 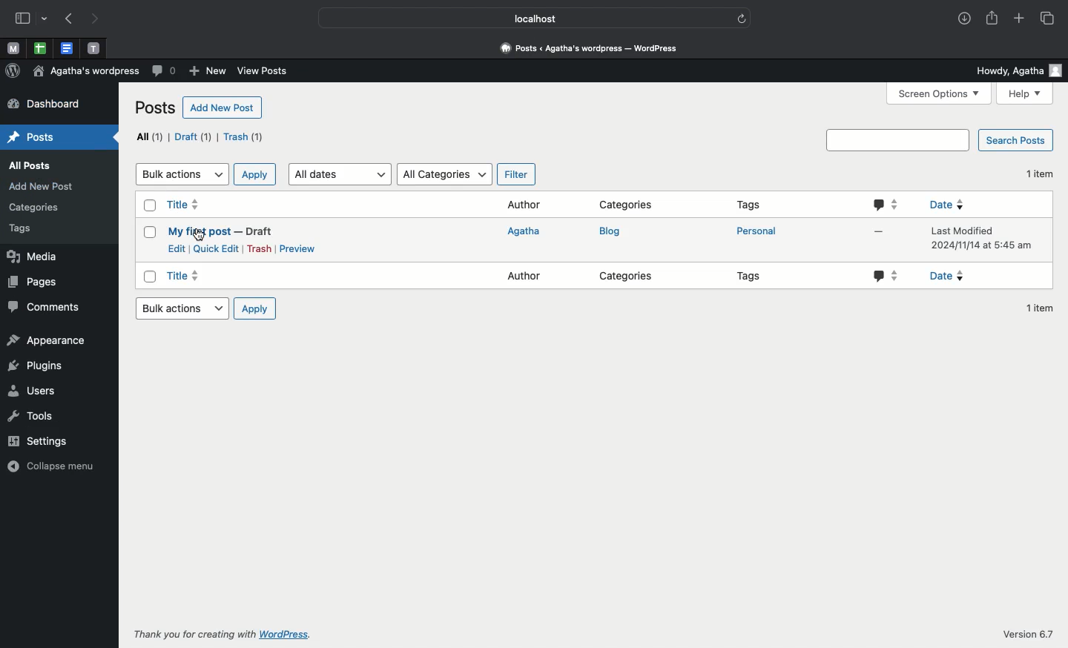 I want to click on -, so click(x=880, y=229).